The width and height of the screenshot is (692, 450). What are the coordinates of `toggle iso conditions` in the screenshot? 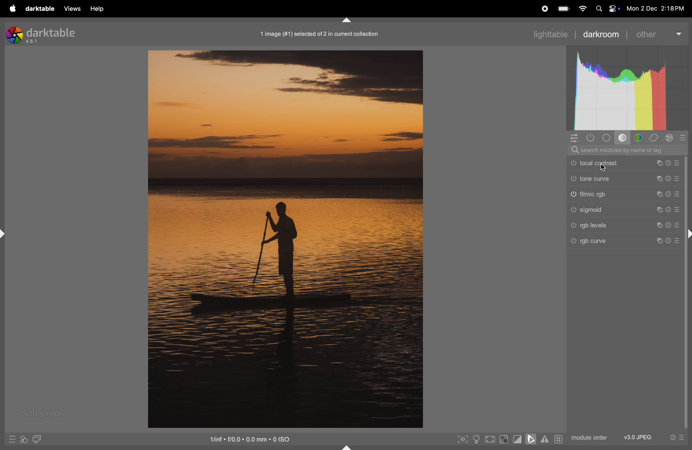 It's located at (476, 439).